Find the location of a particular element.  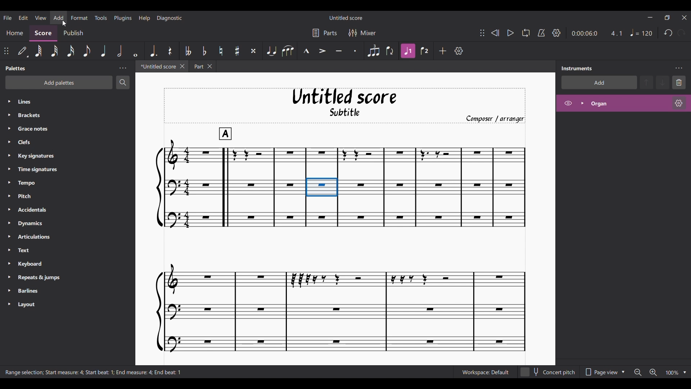

Add menu is located at coordinates (58, 17).